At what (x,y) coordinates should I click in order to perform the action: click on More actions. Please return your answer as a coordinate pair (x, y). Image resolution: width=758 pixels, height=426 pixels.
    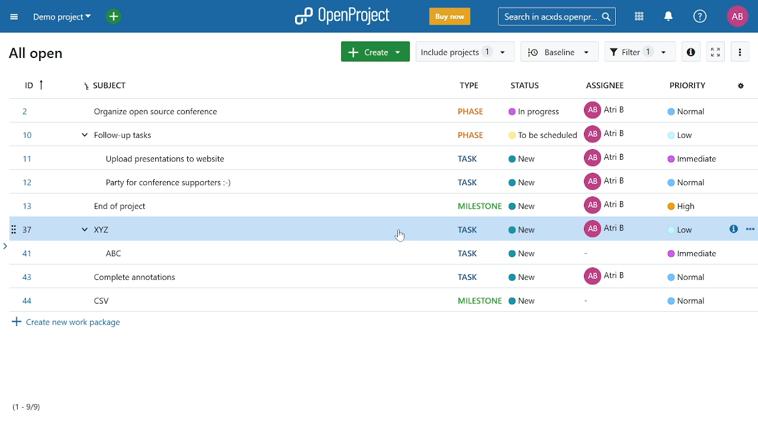
    Looking at the image, I should click on (740, 53).